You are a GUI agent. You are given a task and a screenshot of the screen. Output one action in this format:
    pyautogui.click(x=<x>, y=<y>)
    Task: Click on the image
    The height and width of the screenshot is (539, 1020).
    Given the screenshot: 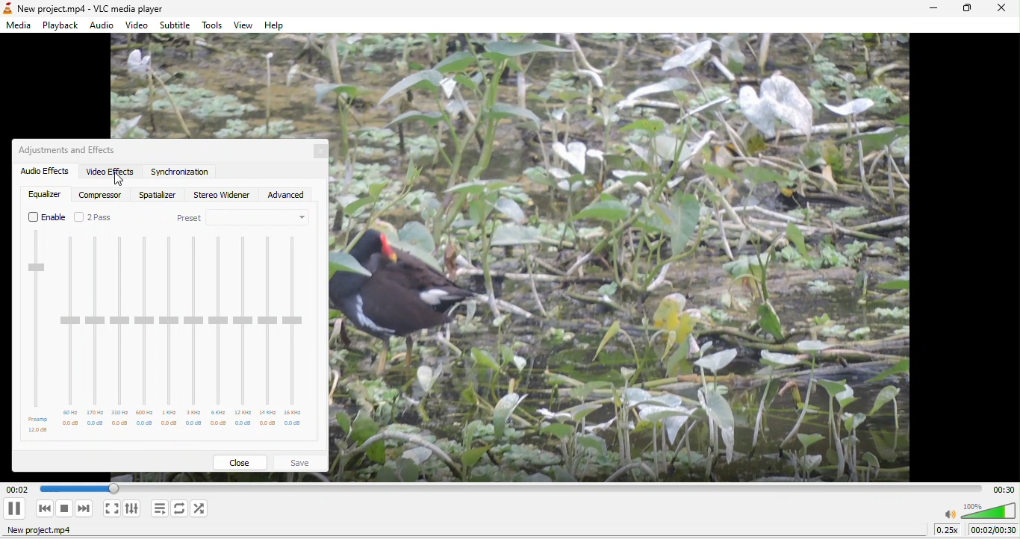 What is the action you would take?
    pyautogui.click(x=634, y=261)
    